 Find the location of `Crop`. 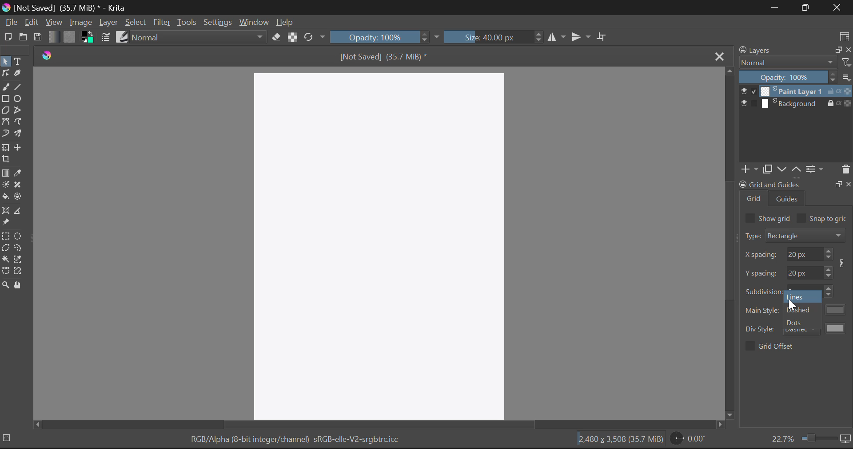

Crop is located at coordinates (603, 36).